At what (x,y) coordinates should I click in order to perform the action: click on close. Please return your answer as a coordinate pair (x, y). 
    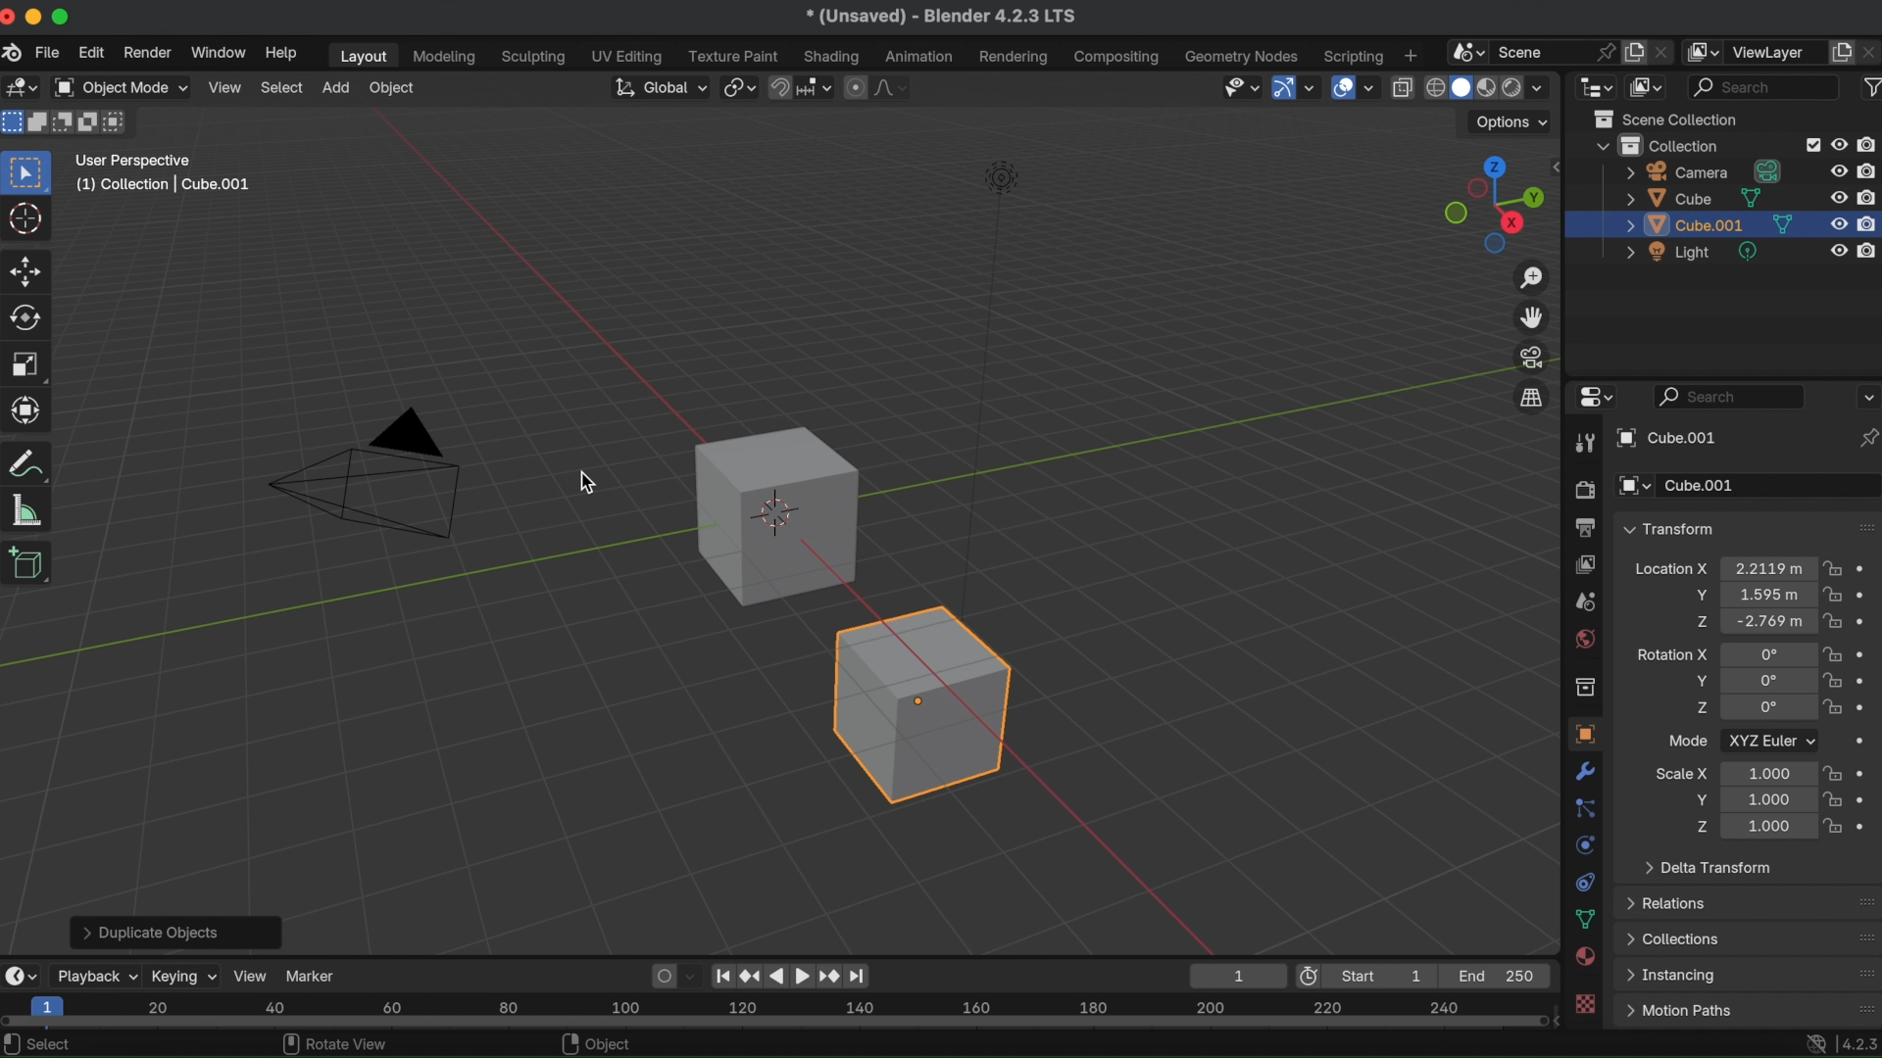
    Looking at the image, I should click on (12, 18).